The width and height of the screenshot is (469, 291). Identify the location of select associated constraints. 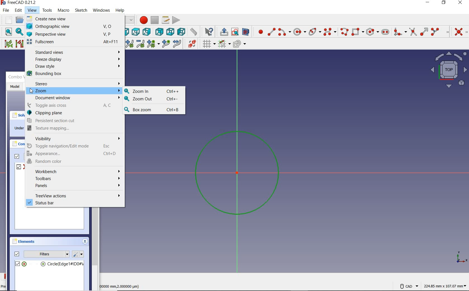
(7, 43).